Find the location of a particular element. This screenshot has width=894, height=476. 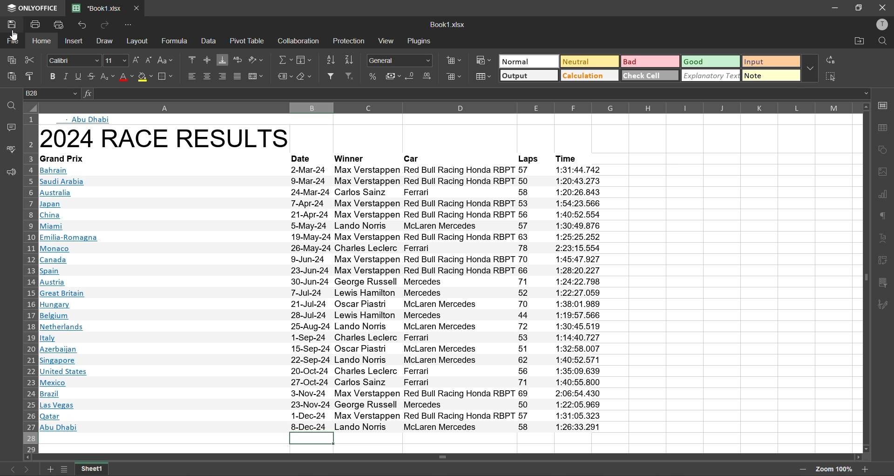

qatar 1-Dec-24 Max Verstappen Red Bull Racing Honda RBPT 57 1:31:05.323 is located at coordinates (324, 417).